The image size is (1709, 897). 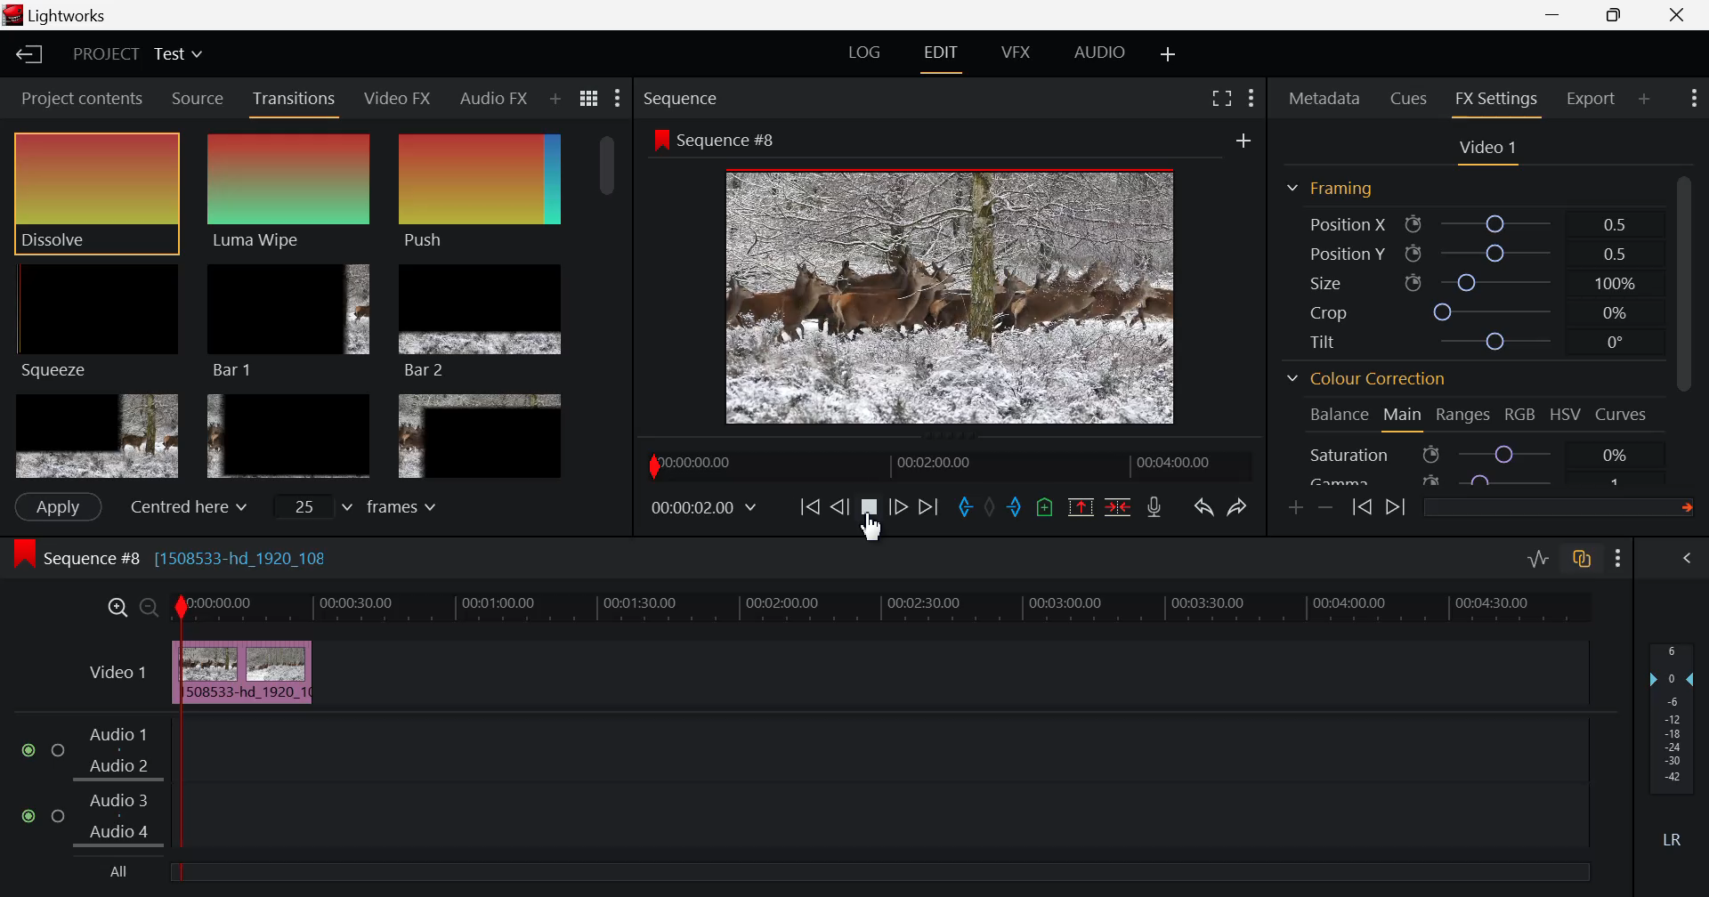 I want to click on Position X, so click(x=1473, y=223).